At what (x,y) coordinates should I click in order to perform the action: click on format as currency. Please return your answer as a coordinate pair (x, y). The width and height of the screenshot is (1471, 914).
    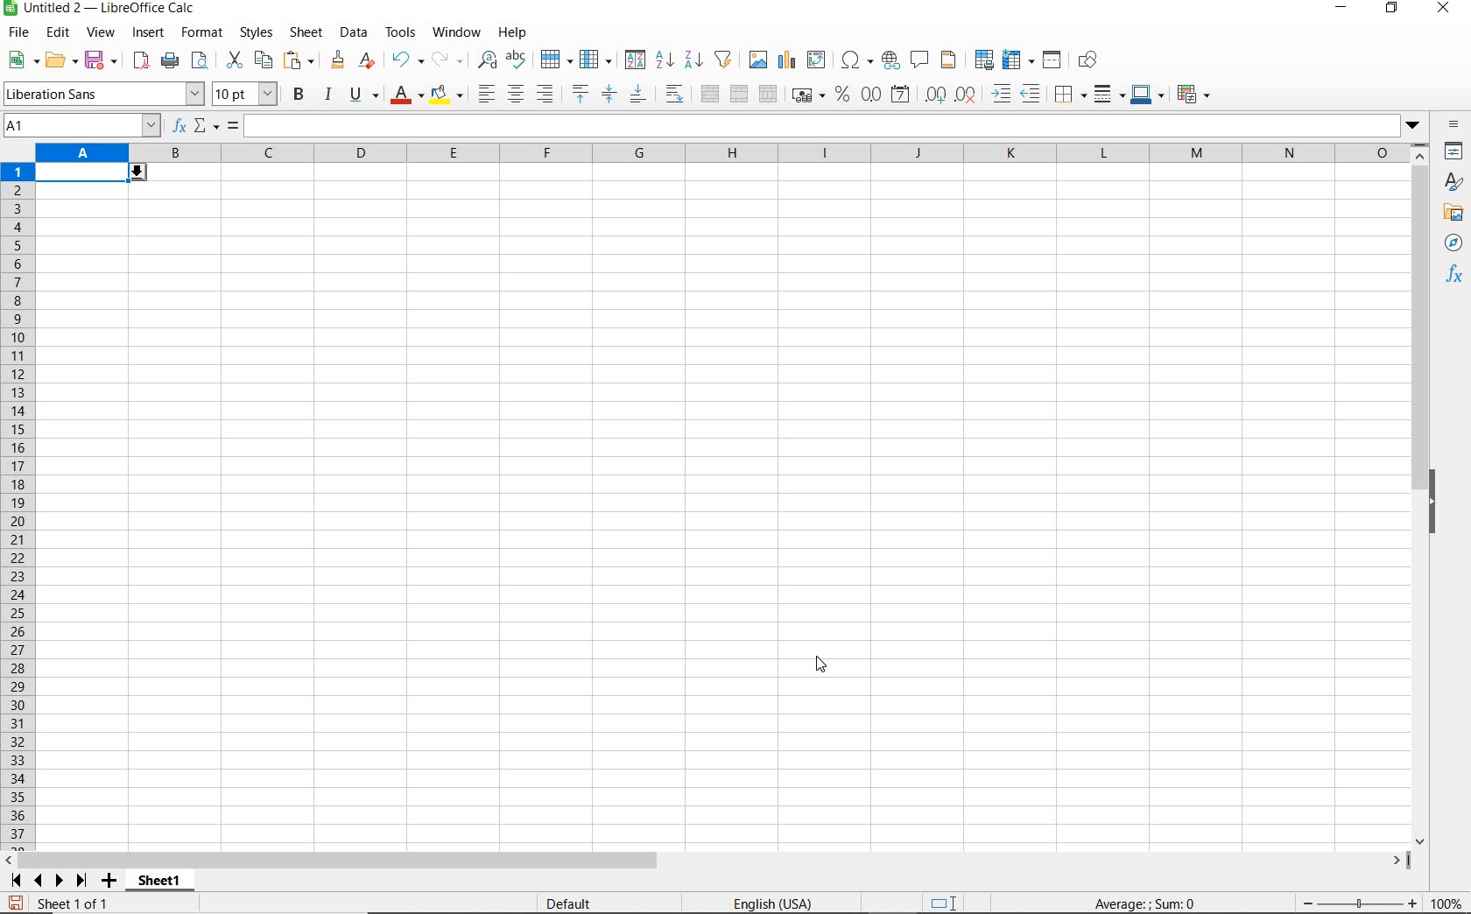
    Looking at the image, I should click on (807, 93).